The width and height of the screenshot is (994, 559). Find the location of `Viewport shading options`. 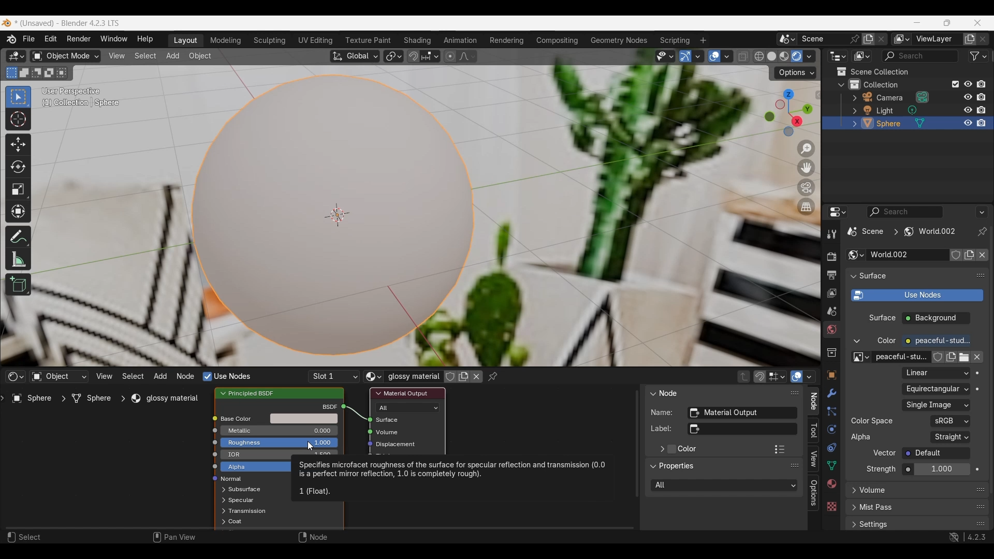

Viewport shading options is located at coordinates (809, 56).